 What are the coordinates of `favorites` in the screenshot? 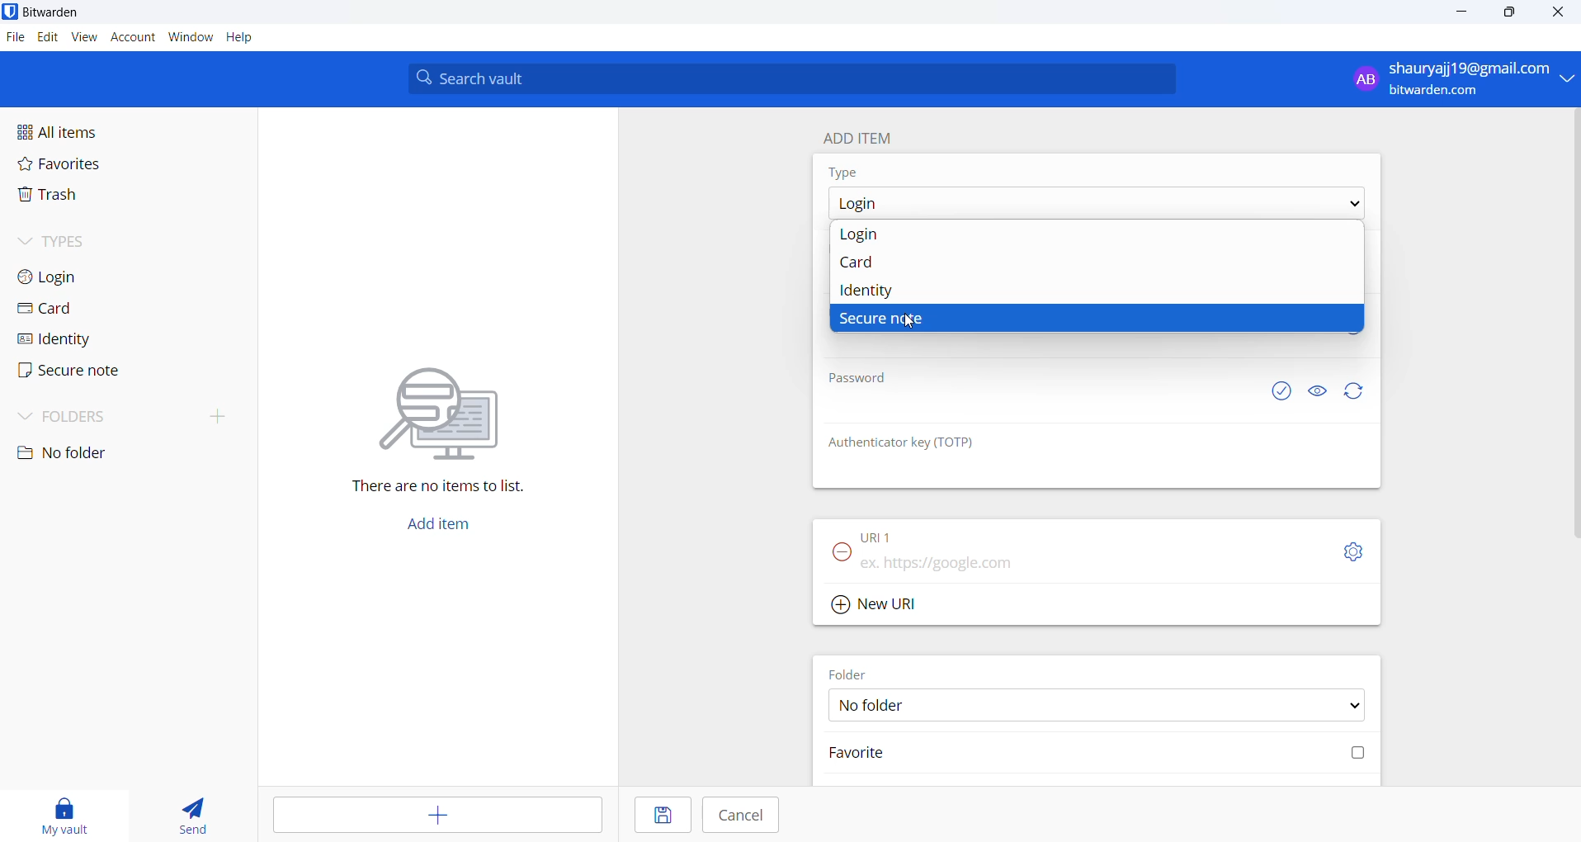 It's located at (84, 166).